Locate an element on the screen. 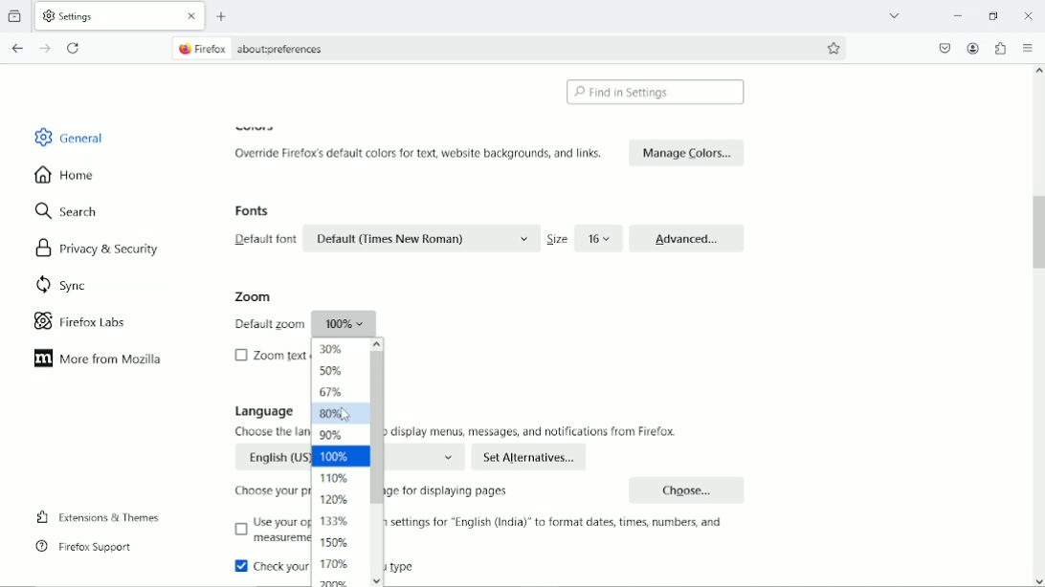  200% is located at coordinates (336, 581).